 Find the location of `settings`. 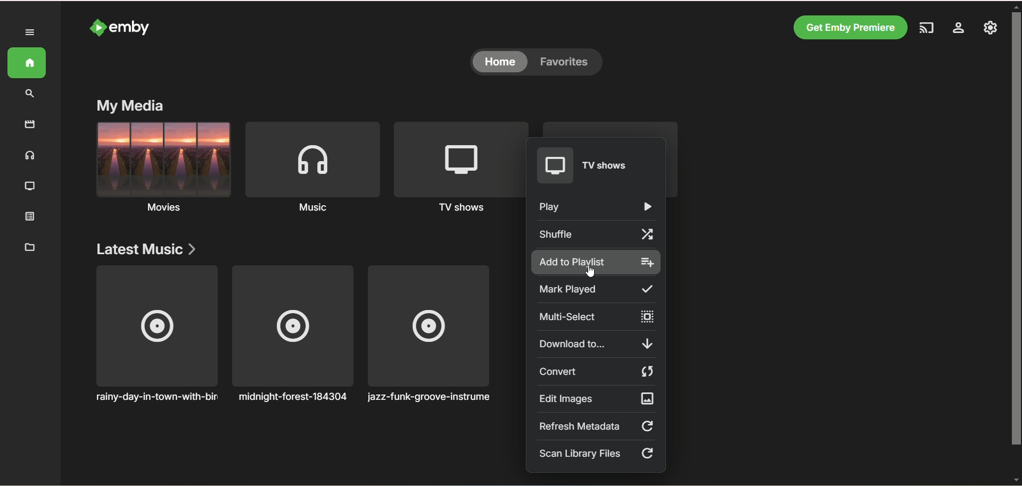

settings is located at coordinates (958, 29).